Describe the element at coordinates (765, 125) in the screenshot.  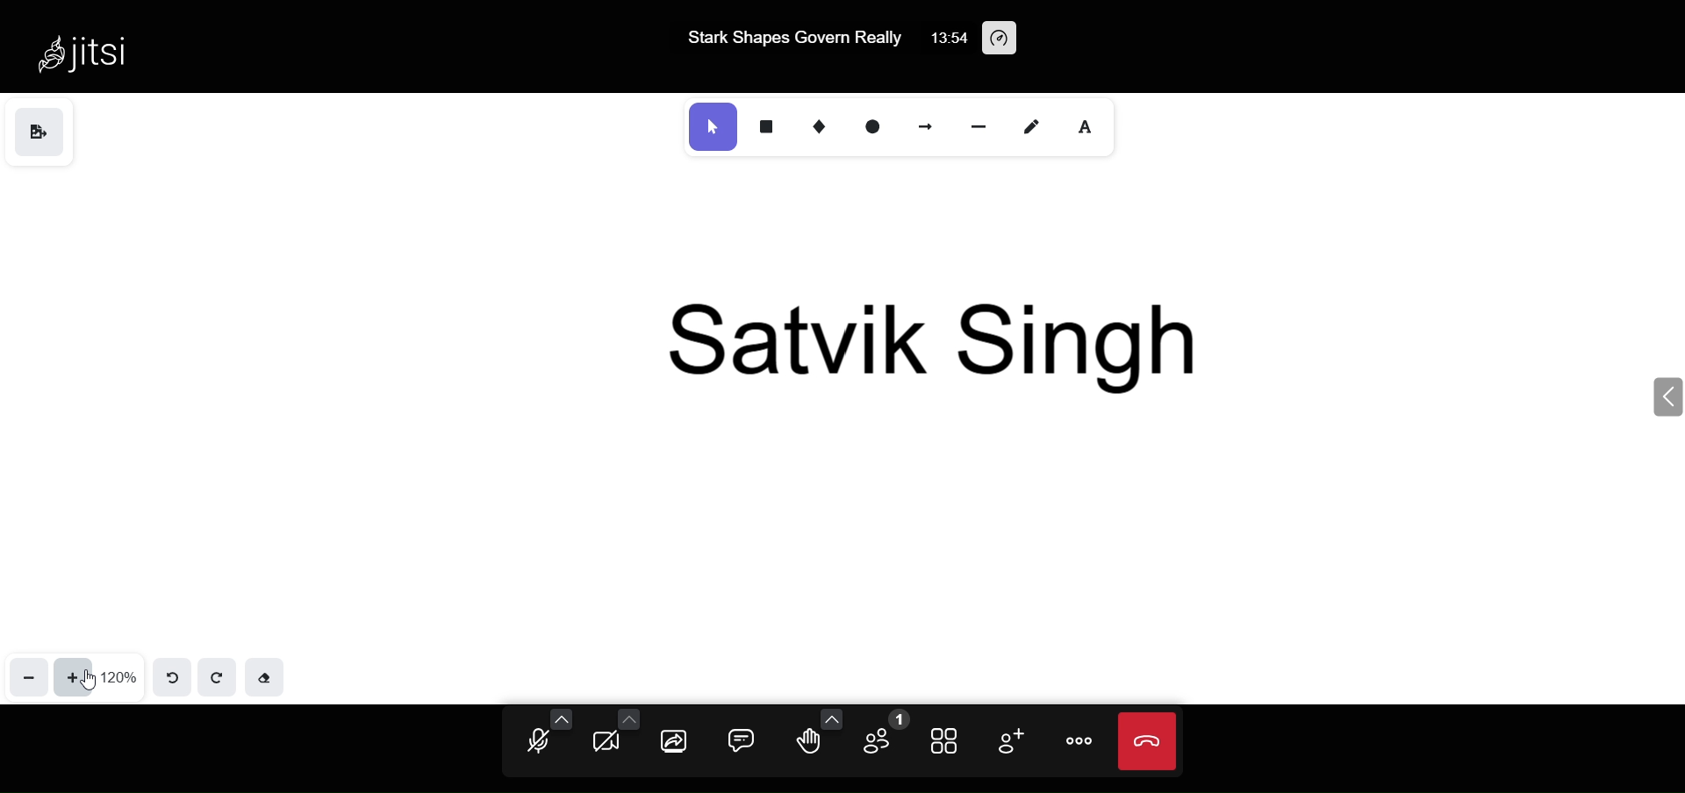
I see `rectangle` at that location.